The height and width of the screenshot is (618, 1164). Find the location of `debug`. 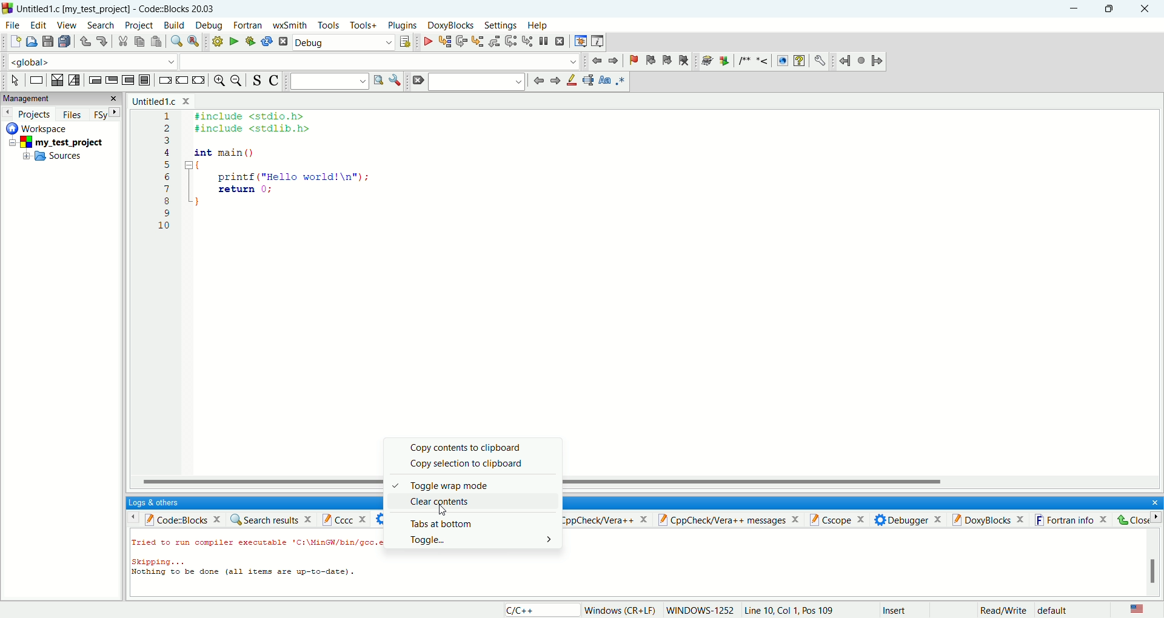

debug is located at coordinates (343, 44).